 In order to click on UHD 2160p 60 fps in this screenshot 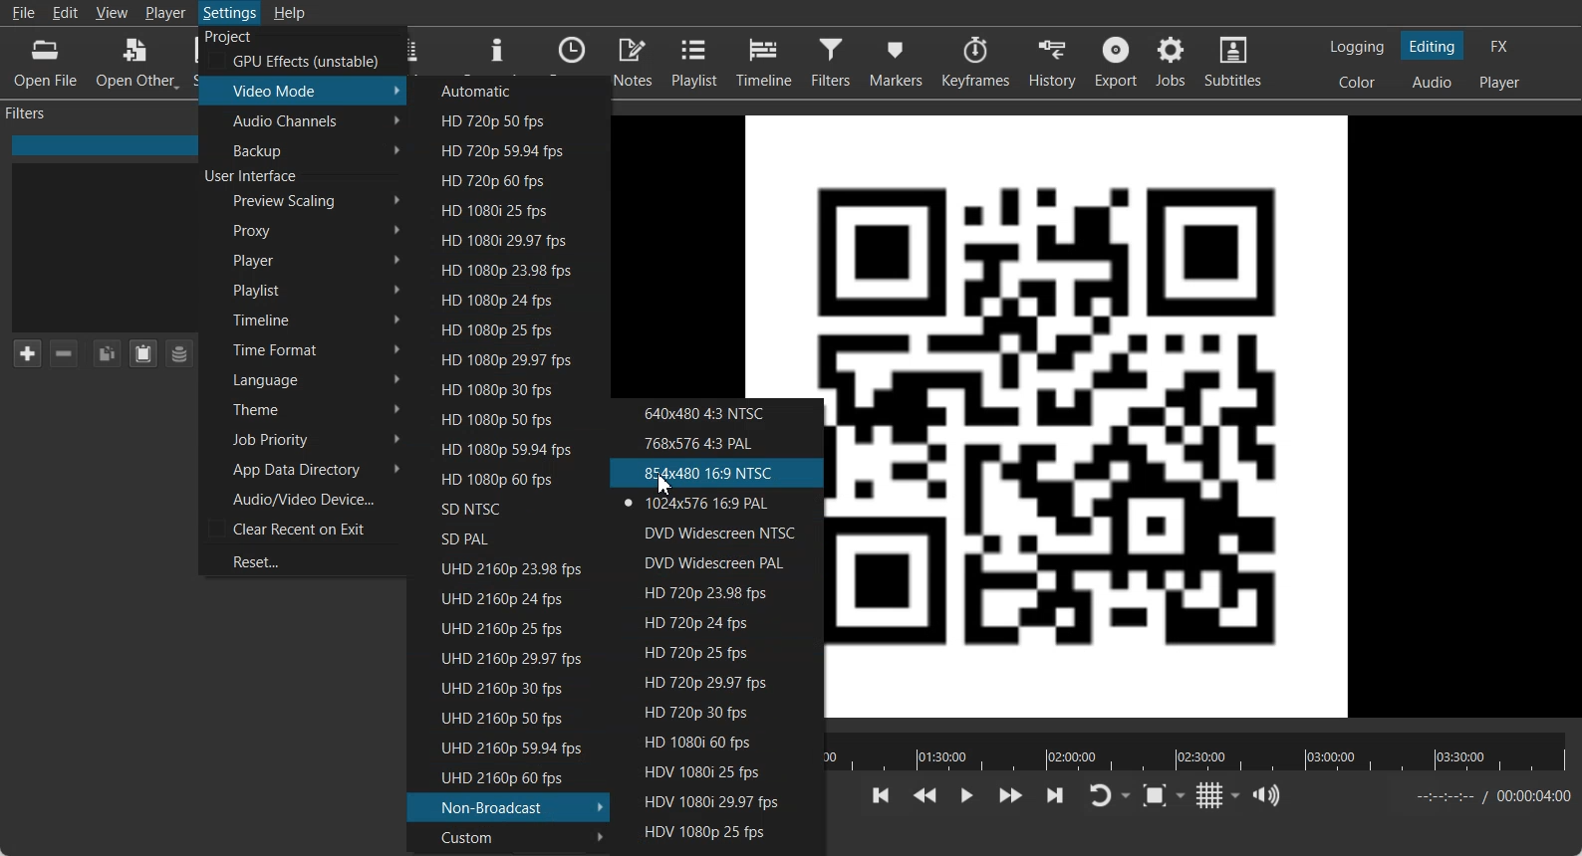, I will do `click(504, 777)`.